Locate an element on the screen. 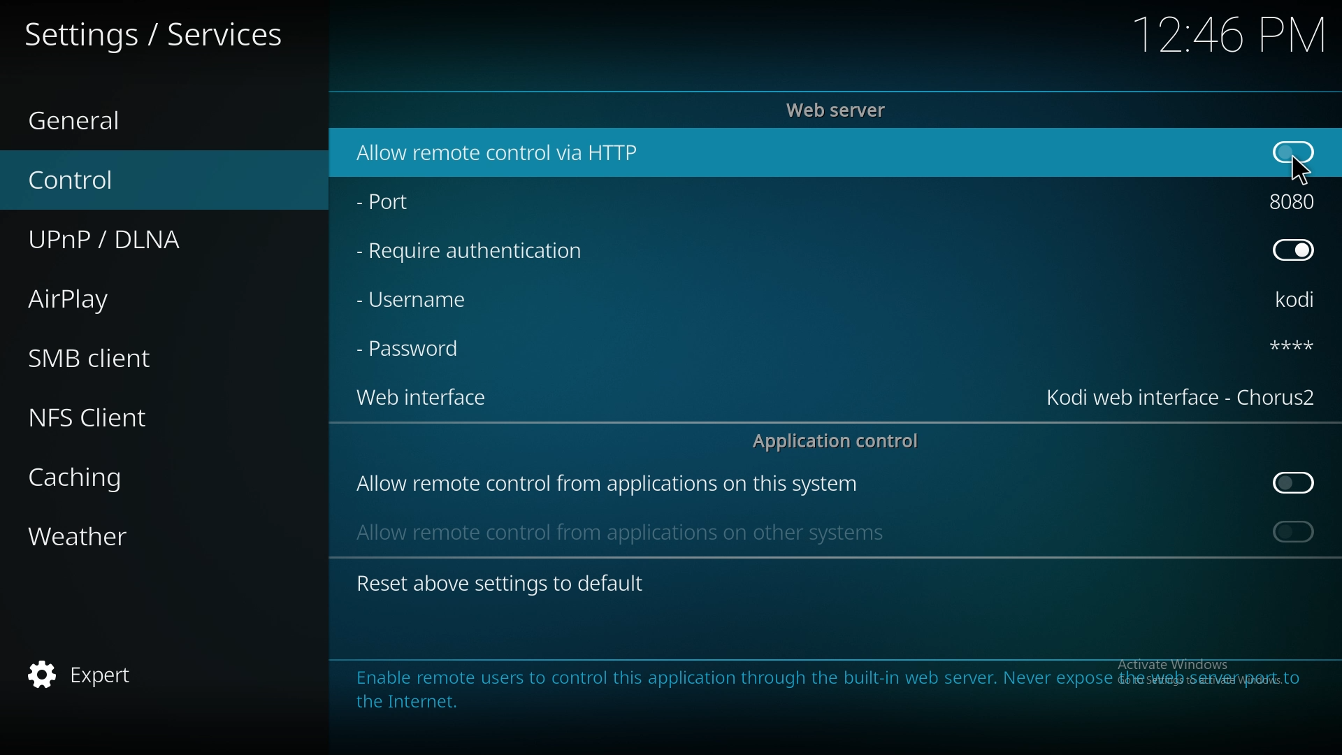 The height and width of the screenshot is (755, 1342). allow remote control via http is located at coordinates (500, 153).